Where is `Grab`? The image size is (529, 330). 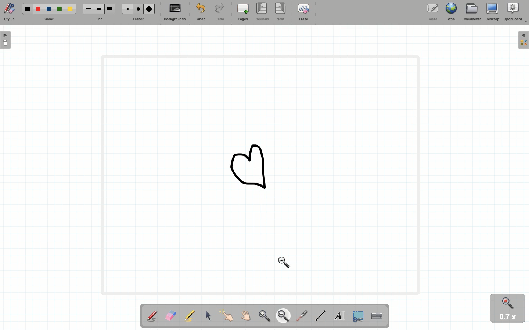 Grab is located at coordinates (246, 316).